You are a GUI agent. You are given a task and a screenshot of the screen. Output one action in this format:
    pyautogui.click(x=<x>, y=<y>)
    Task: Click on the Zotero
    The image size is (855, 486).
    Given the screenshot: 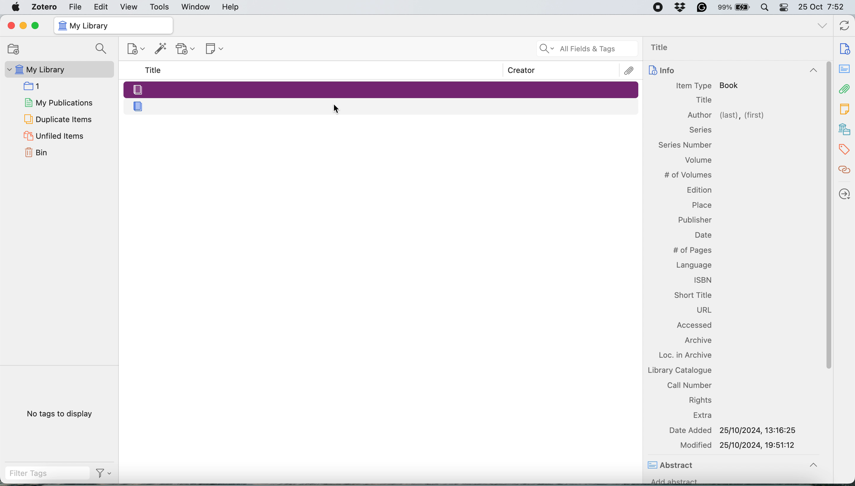 What is the action you would take?
    pyautogui.click(x=45, y=7)
    